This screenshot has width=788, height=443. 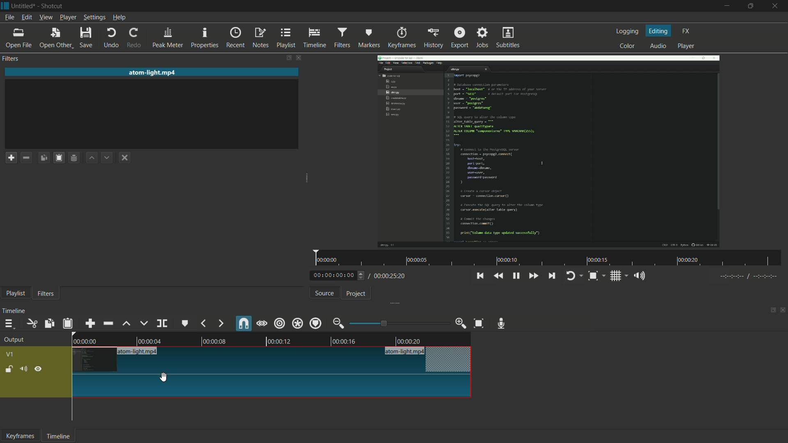 What do you see at coordinates (628, 32) in the screenshot?
I see `logging` at bounding box center [628, 32].